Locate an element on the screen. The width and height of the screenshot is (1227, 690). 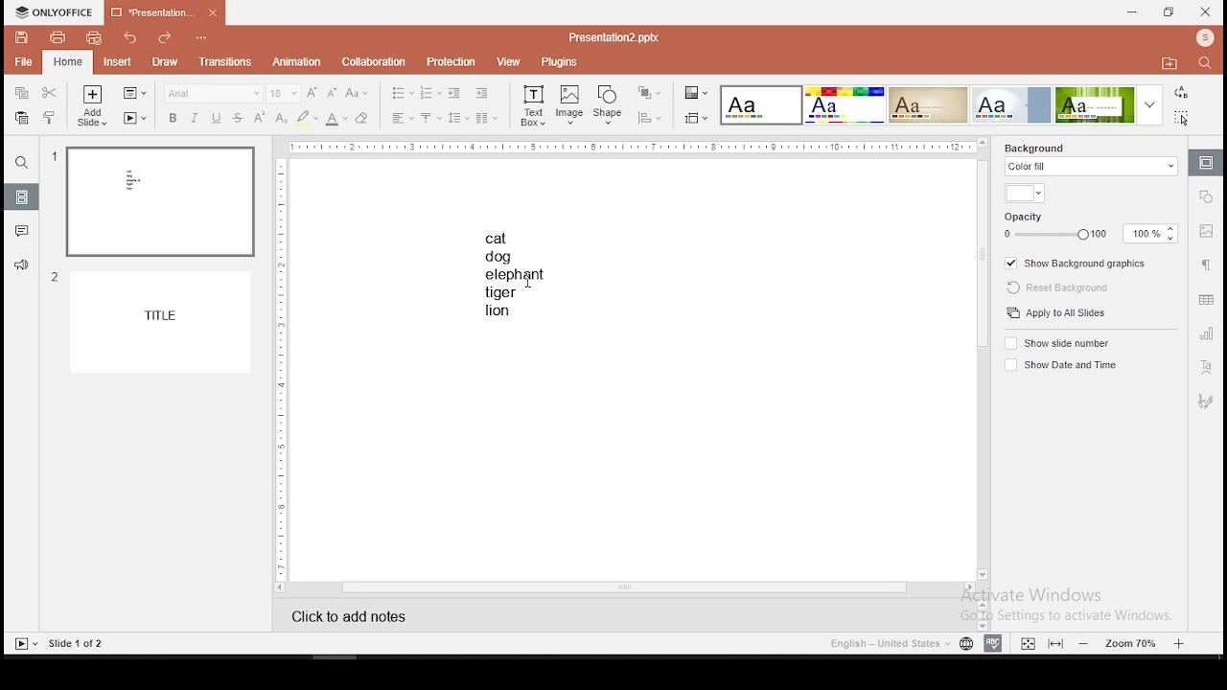
spacing is located at coordinates (458, 118).